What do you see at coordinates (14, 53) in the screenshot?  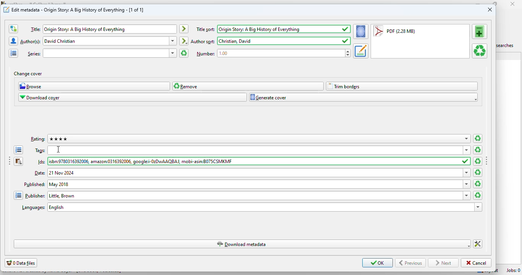 I see `open the manage series editor` at bounding box center [14, 53].